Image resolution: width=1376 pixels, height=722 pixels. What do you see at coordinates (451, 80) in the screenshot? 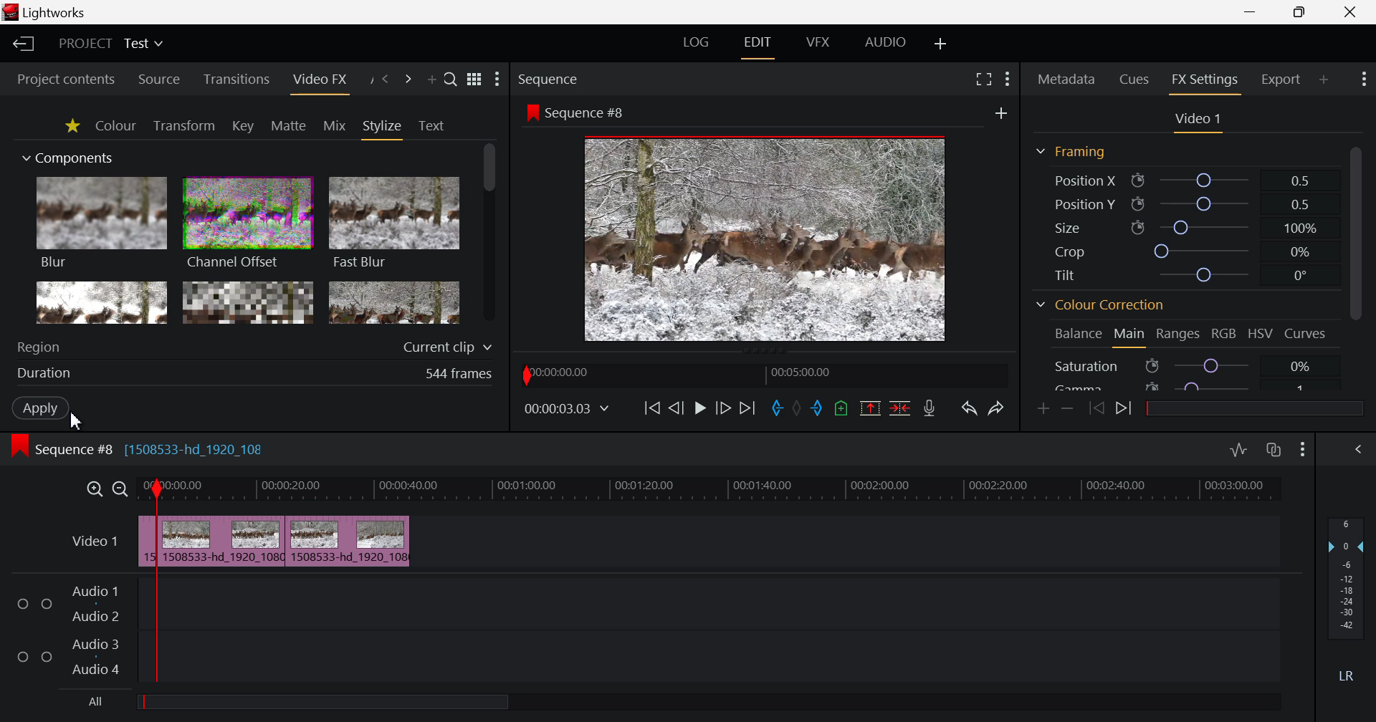
I see `Search` at bounding box center [451, 80].